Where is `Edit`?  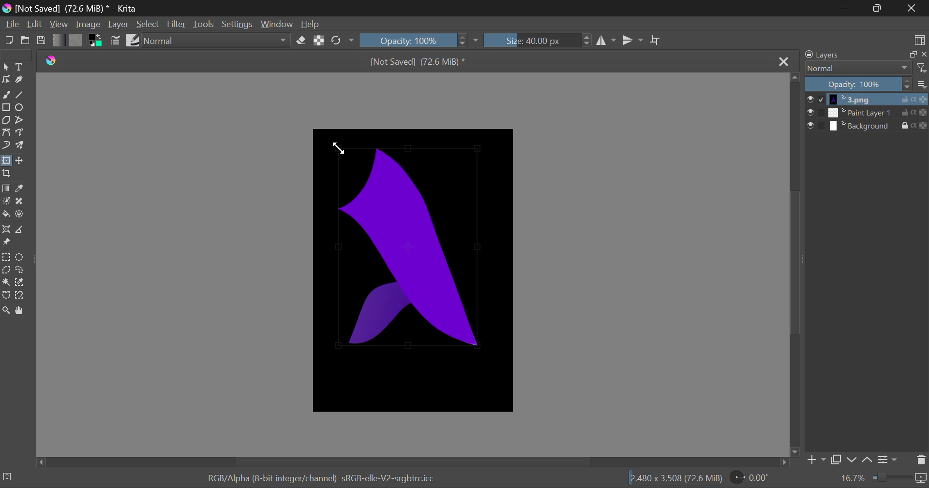 Edit is located at coordinates (36, 24).